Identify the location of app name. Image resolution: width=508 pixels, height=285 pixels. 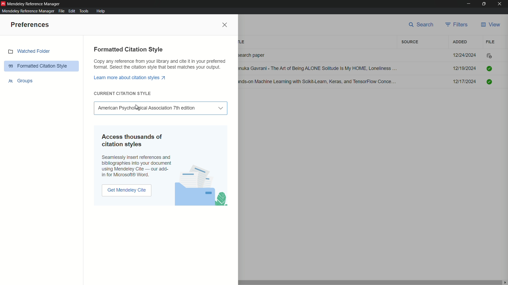
(34, 3).